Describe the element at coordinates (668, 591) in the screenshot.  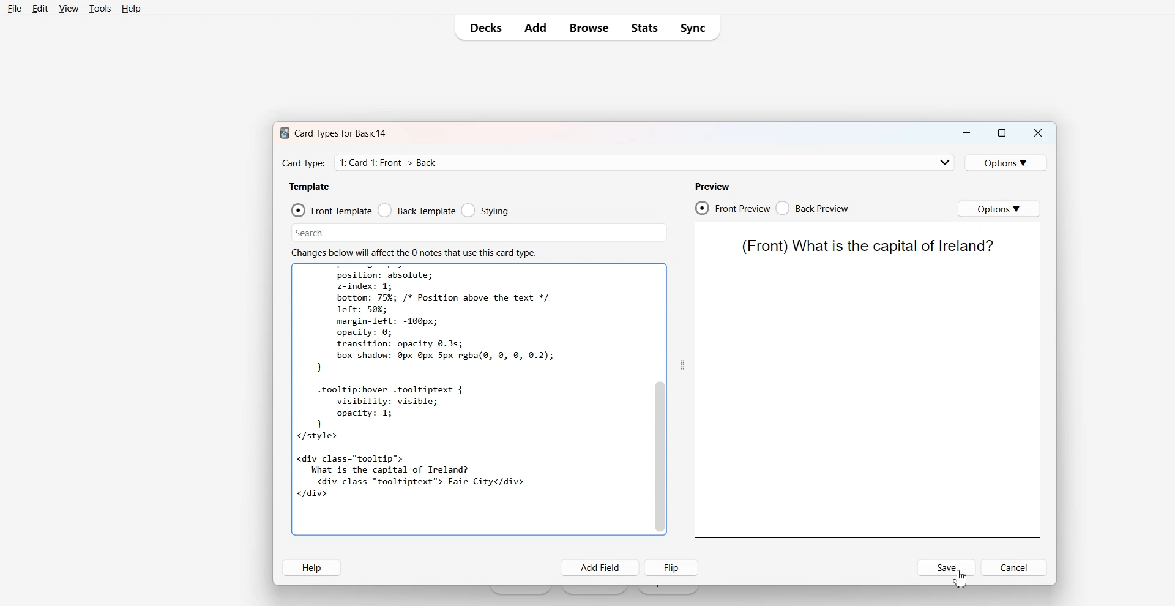
I see `Import File` at that location.